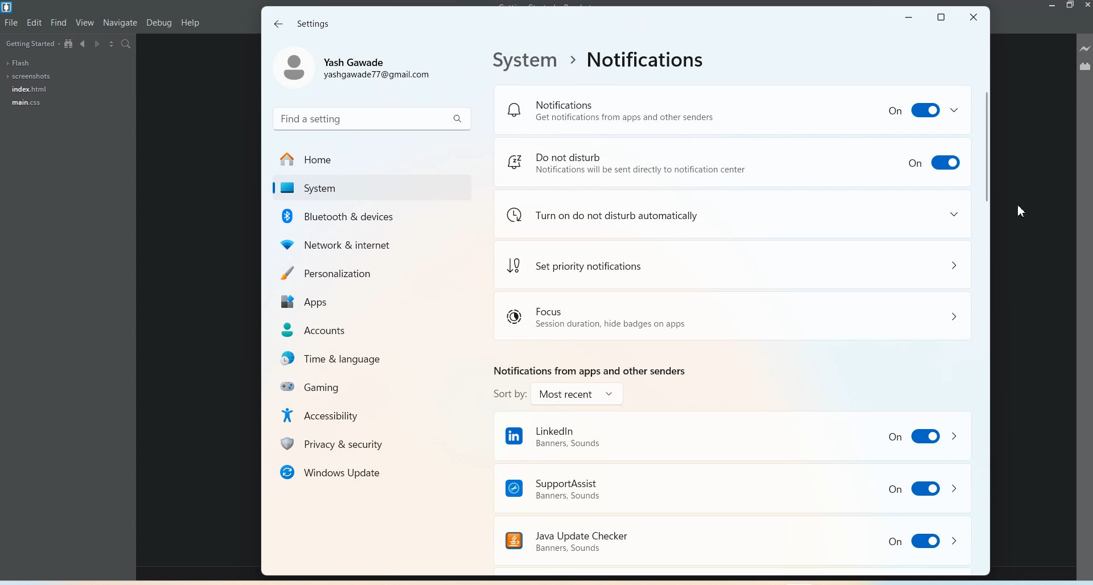  What do you see at coordinates (367, 187) in the screenshot?
I see `system` at bounding box center [367, 187].